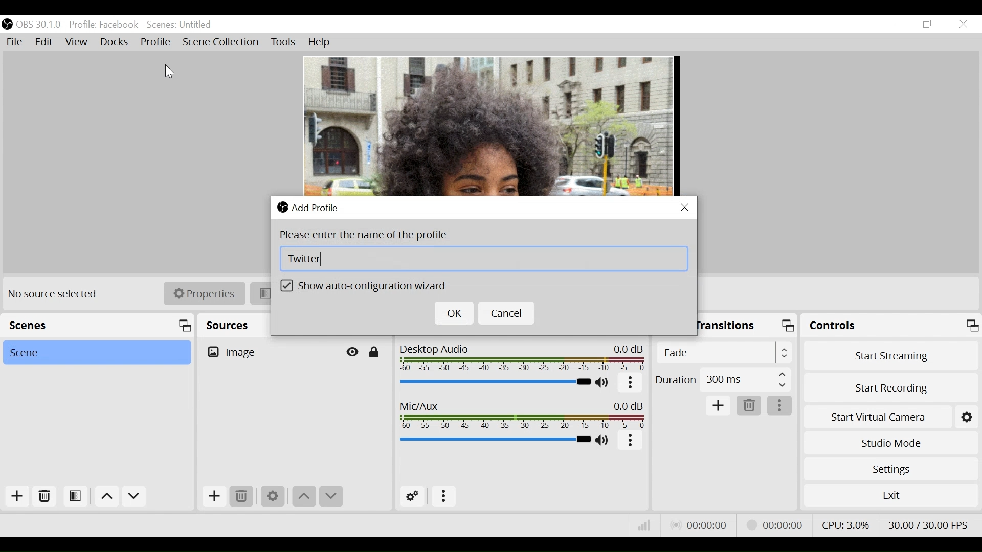 The height and width of the screenshot is (552, 982). I want to click on Move up, so click(303, 496).